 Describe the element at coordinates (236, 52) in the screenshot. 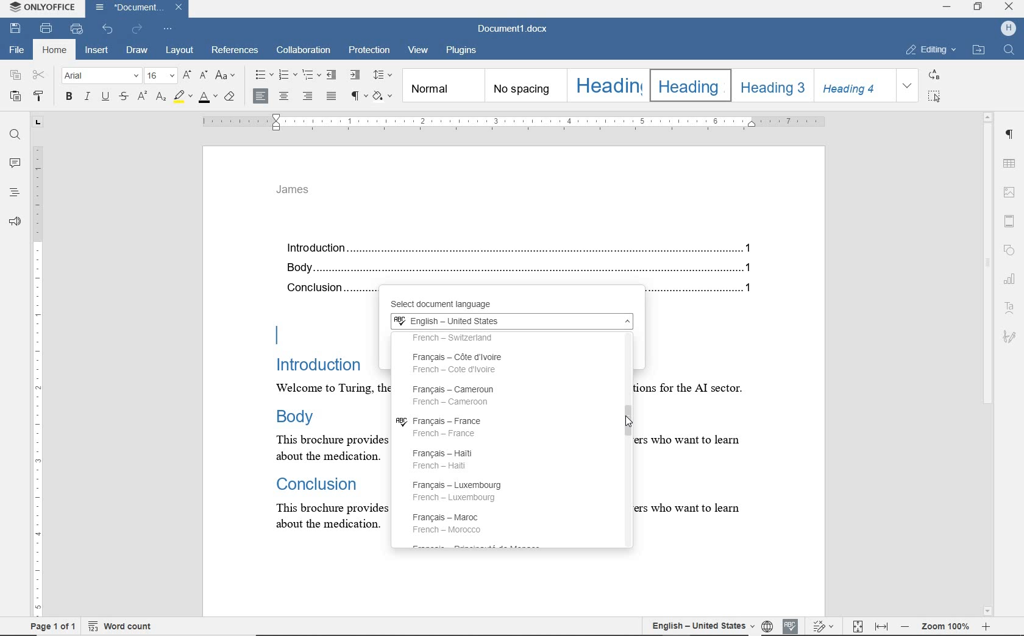

I see `references` at that location.